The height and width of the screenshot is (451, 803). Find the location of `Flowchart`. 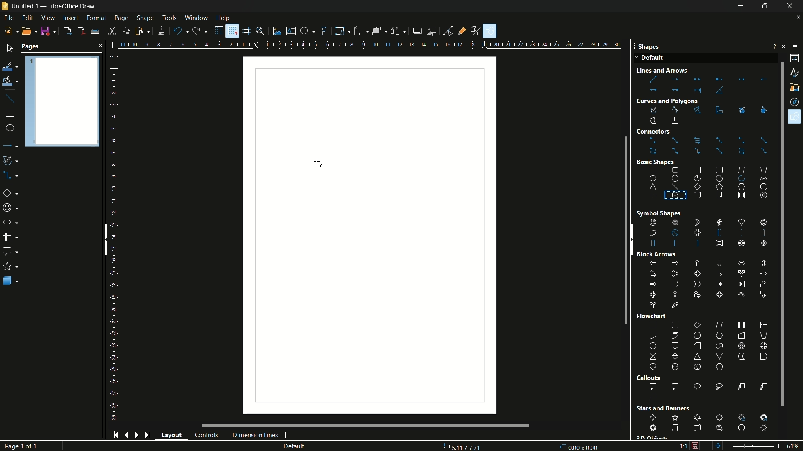

Flowchart is located at coordinates (652, 316).